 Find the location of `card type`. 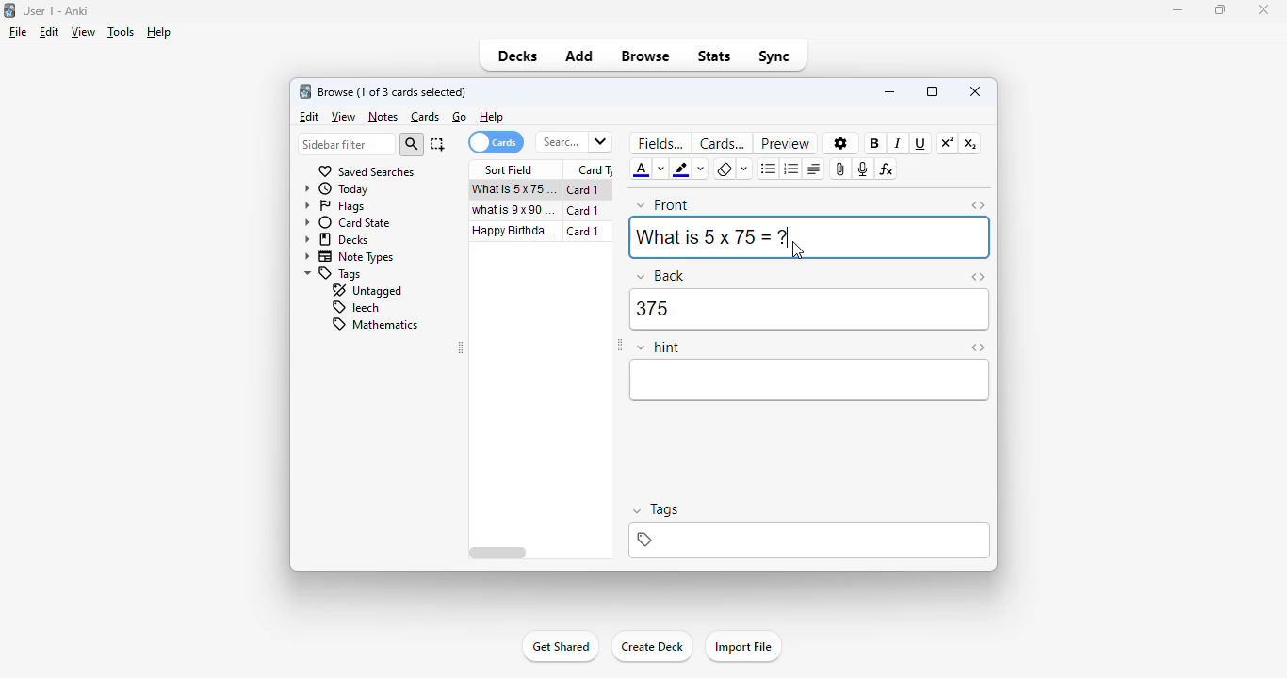

card type is located at coordinates (594, 169).